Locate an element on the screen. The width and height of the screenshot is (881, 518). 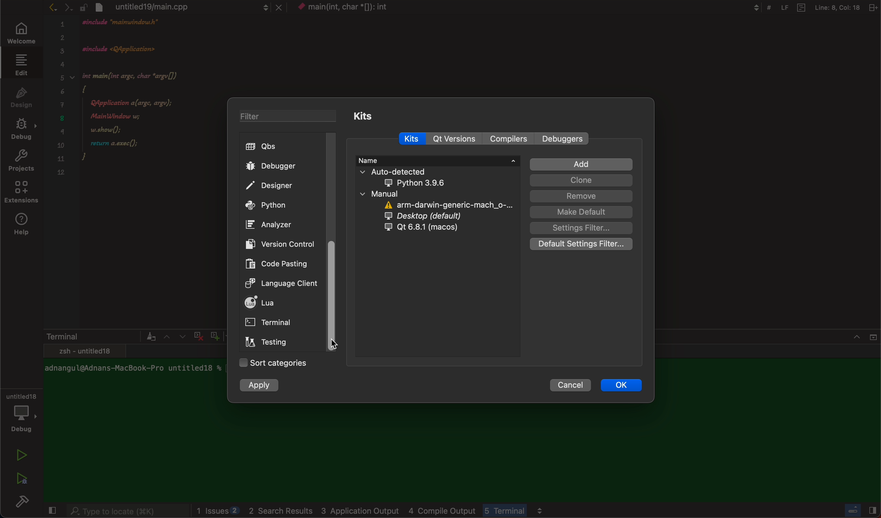
run and debug is located at coordinates (21, 478).